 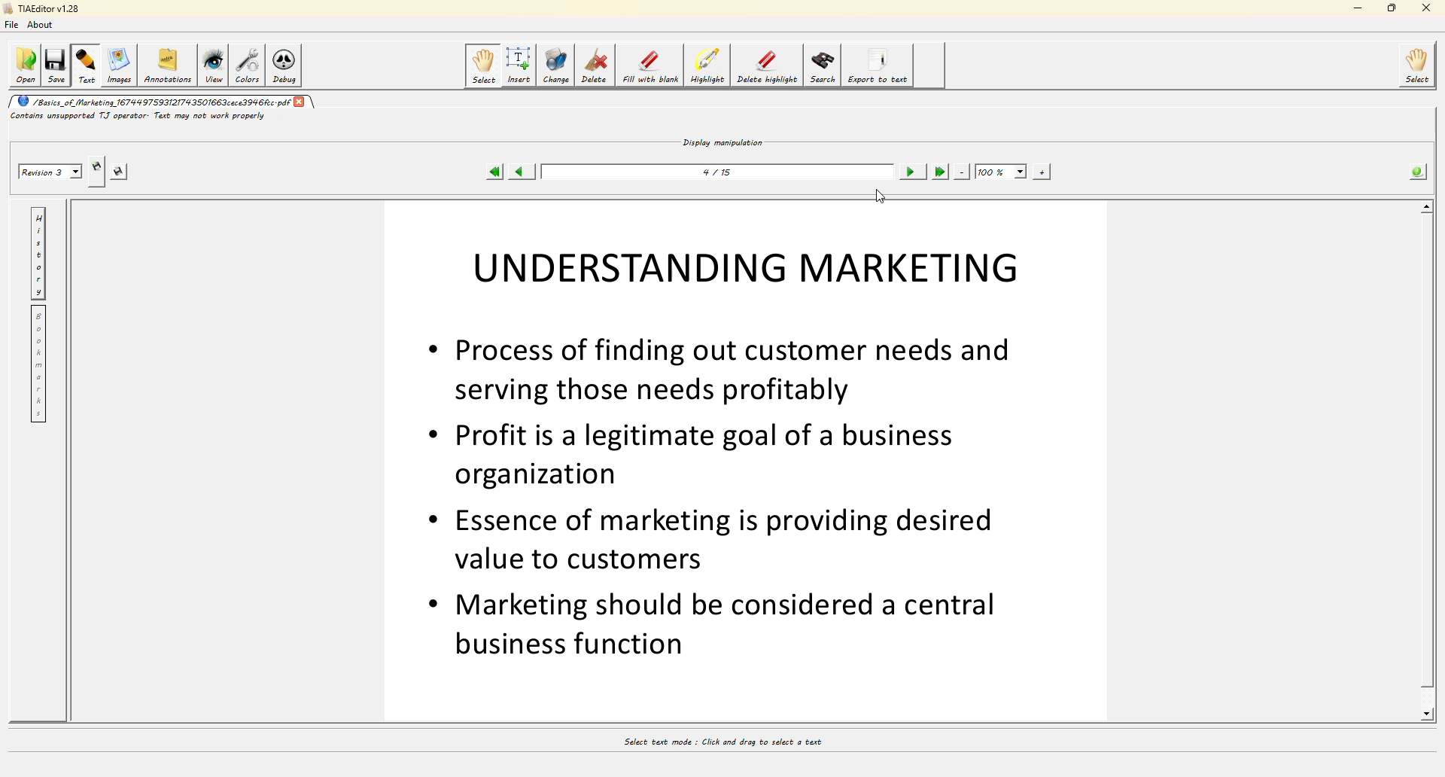 What do you see at coordinates (168, 63) in the screenshot?
I see `annotations` at bounding box center [168, 63].